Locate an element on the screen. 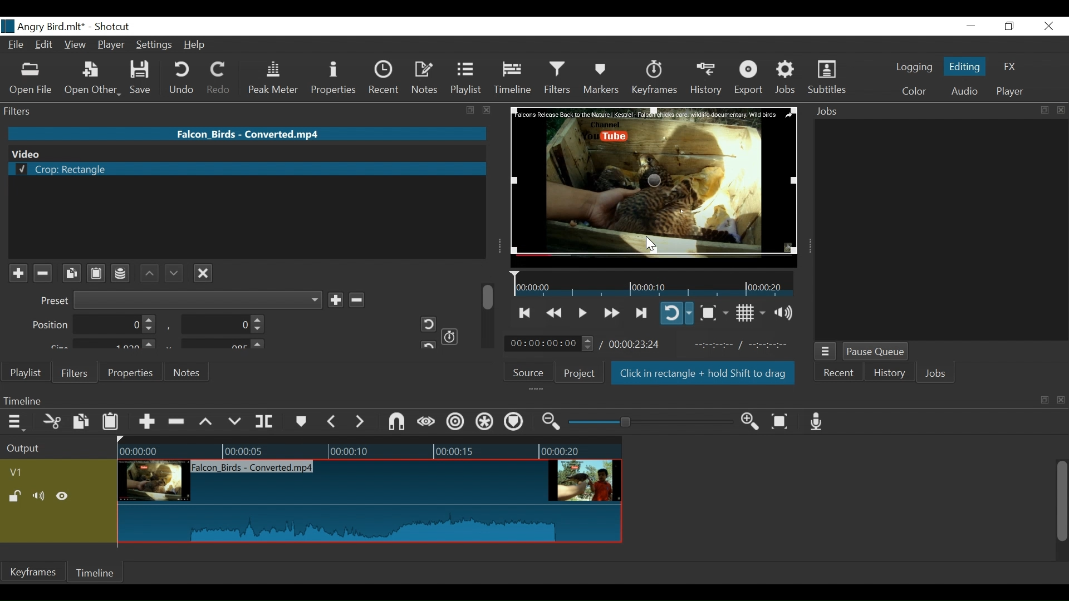 Image resolution: width=1069 pixels, height=601 pixels. Pause Queue is located at coordinates (877, 352).